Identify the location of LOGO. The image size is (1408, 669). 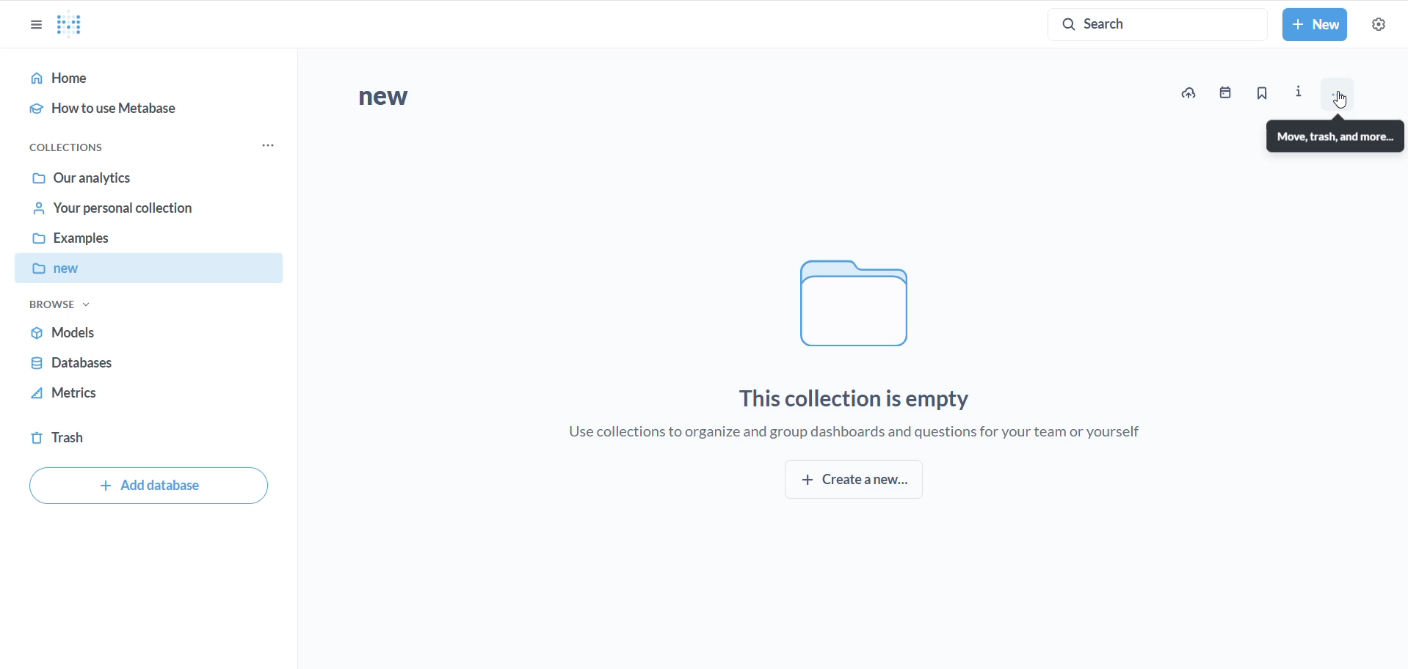
(76, 24).